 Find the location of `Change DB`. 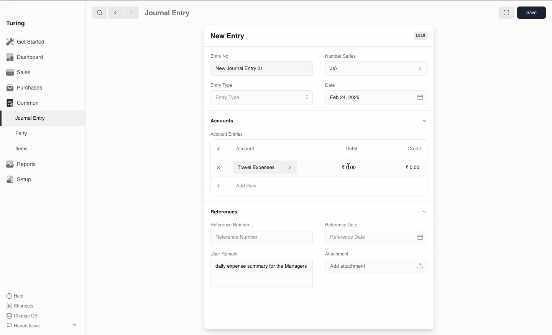

Change DB is located at coordinates (22, 316).